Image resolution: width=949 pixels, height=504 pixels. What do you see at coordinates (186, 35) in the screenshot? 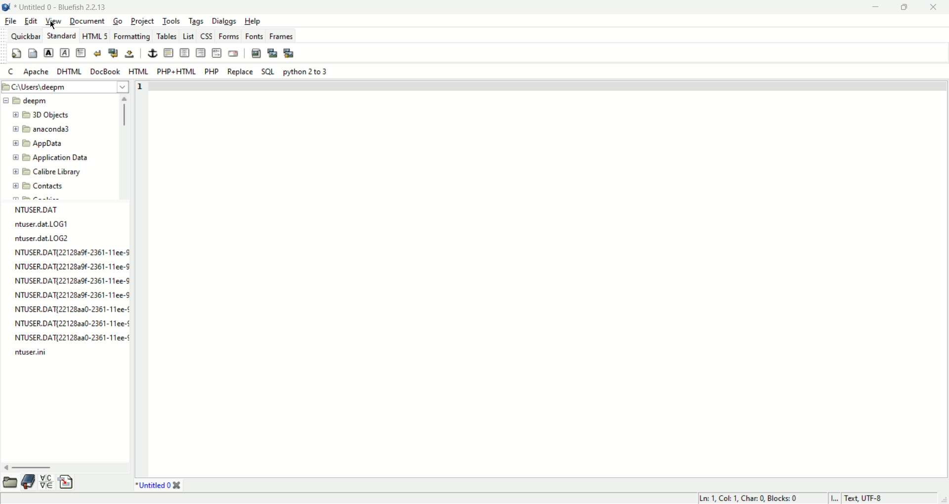
I see `list` at bounding box center [186, 35].